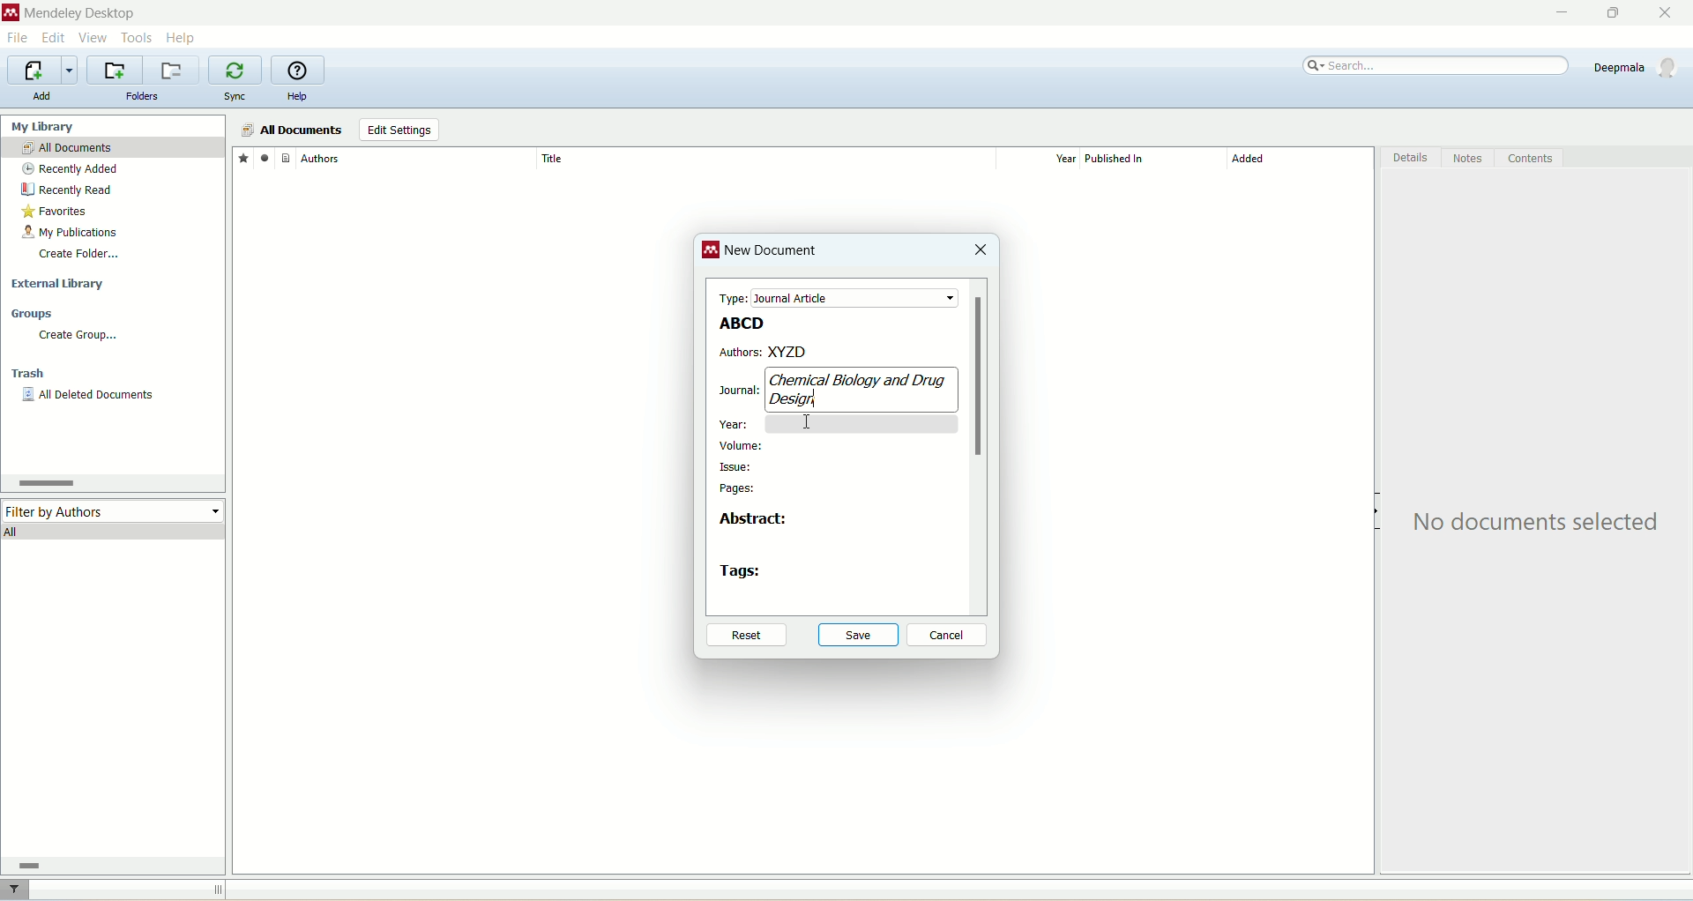 The width and height of the screenshot is (1693, 901). I want to click on CH, so click(854, 380).